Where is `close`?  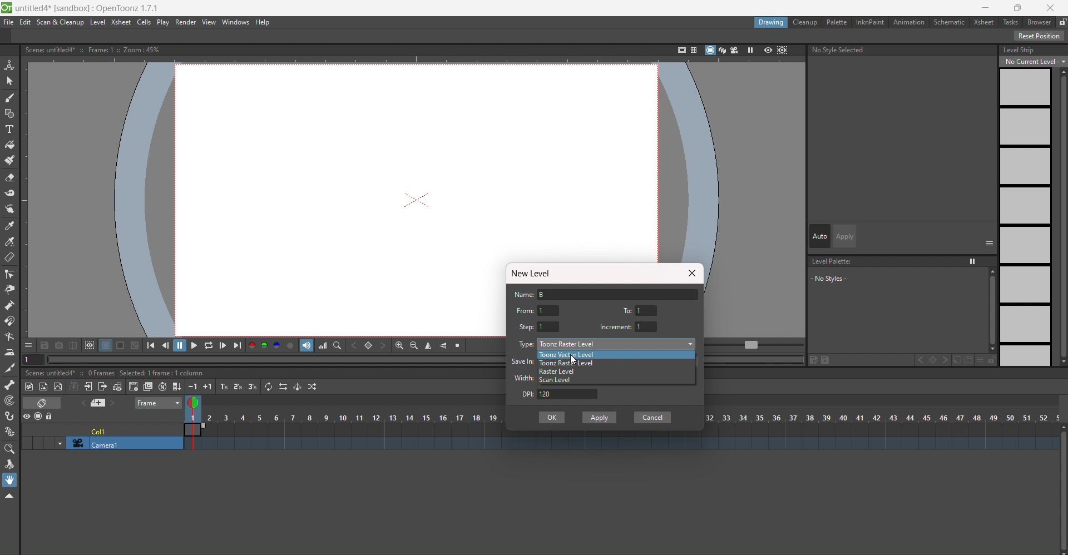
close is located at coordinates (1051, 8).